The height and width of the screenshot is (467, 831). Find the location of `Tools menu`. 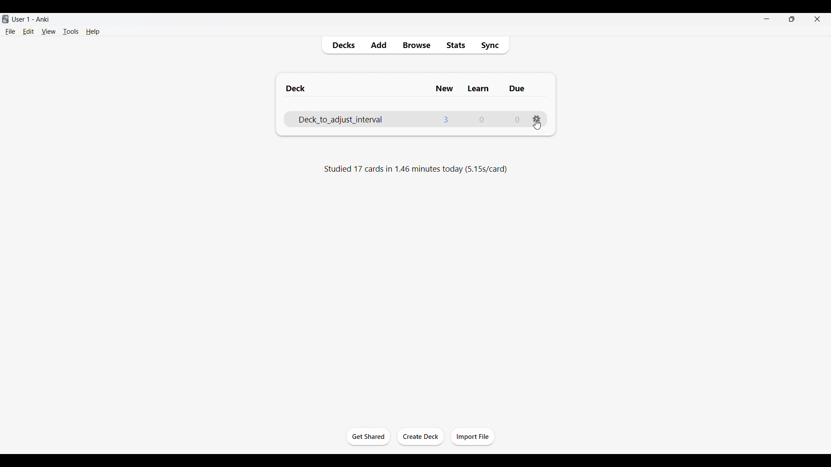

Tools menu is located at coordinates (71, 32).